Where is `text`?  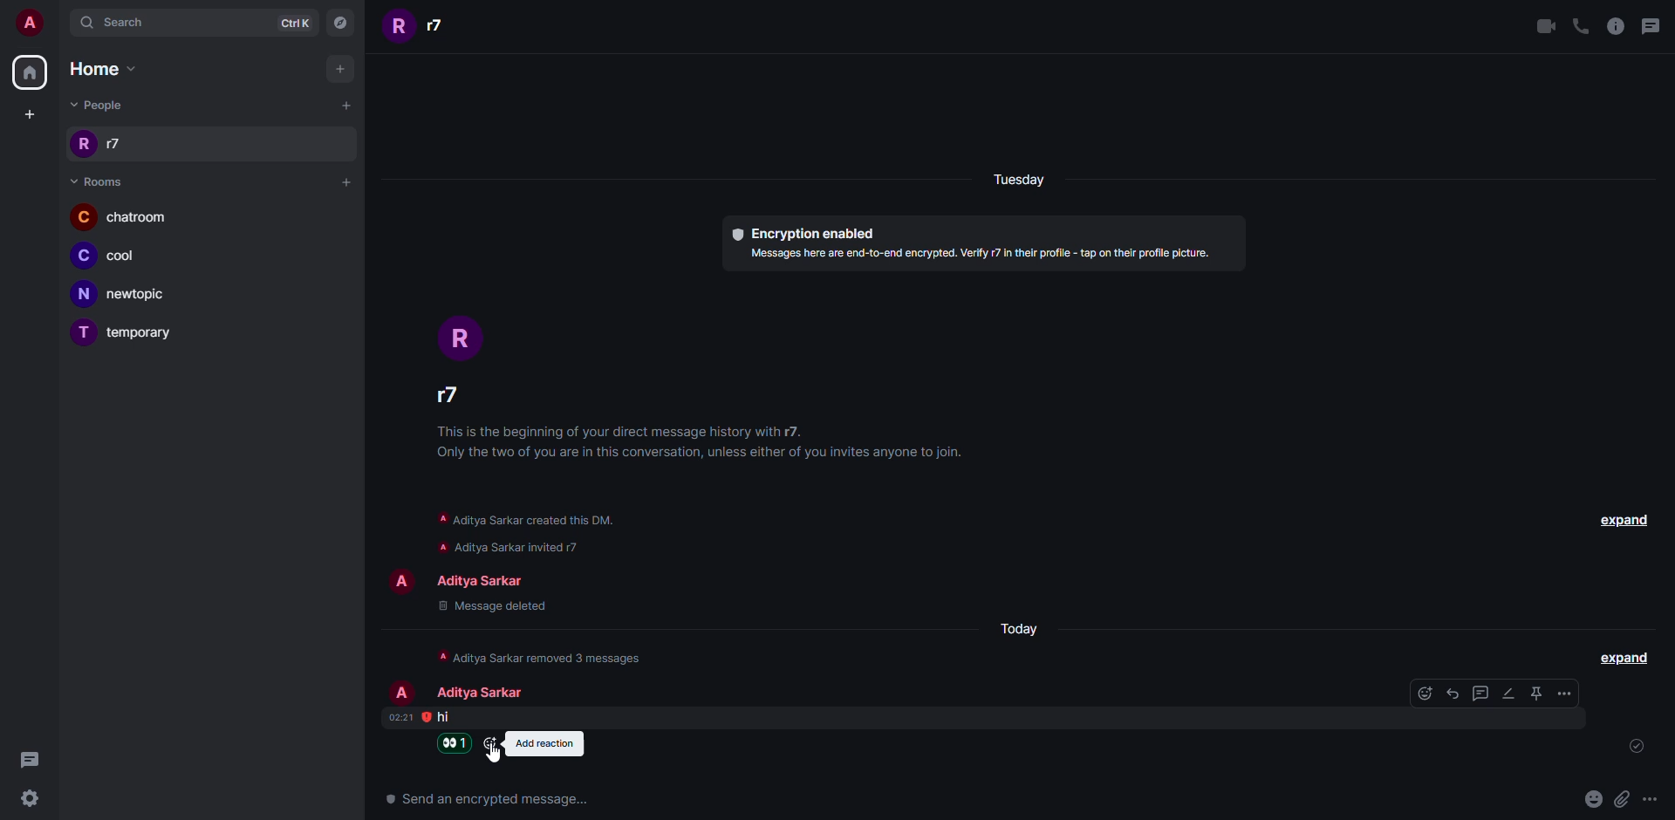 text is located at coordinates (491, 799).